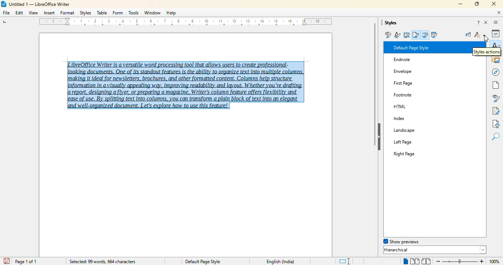 The width and height of the screenshot is (503, 265). Describe the element at coordinates (118, 13) in the screenshot. I see `form` at that location.